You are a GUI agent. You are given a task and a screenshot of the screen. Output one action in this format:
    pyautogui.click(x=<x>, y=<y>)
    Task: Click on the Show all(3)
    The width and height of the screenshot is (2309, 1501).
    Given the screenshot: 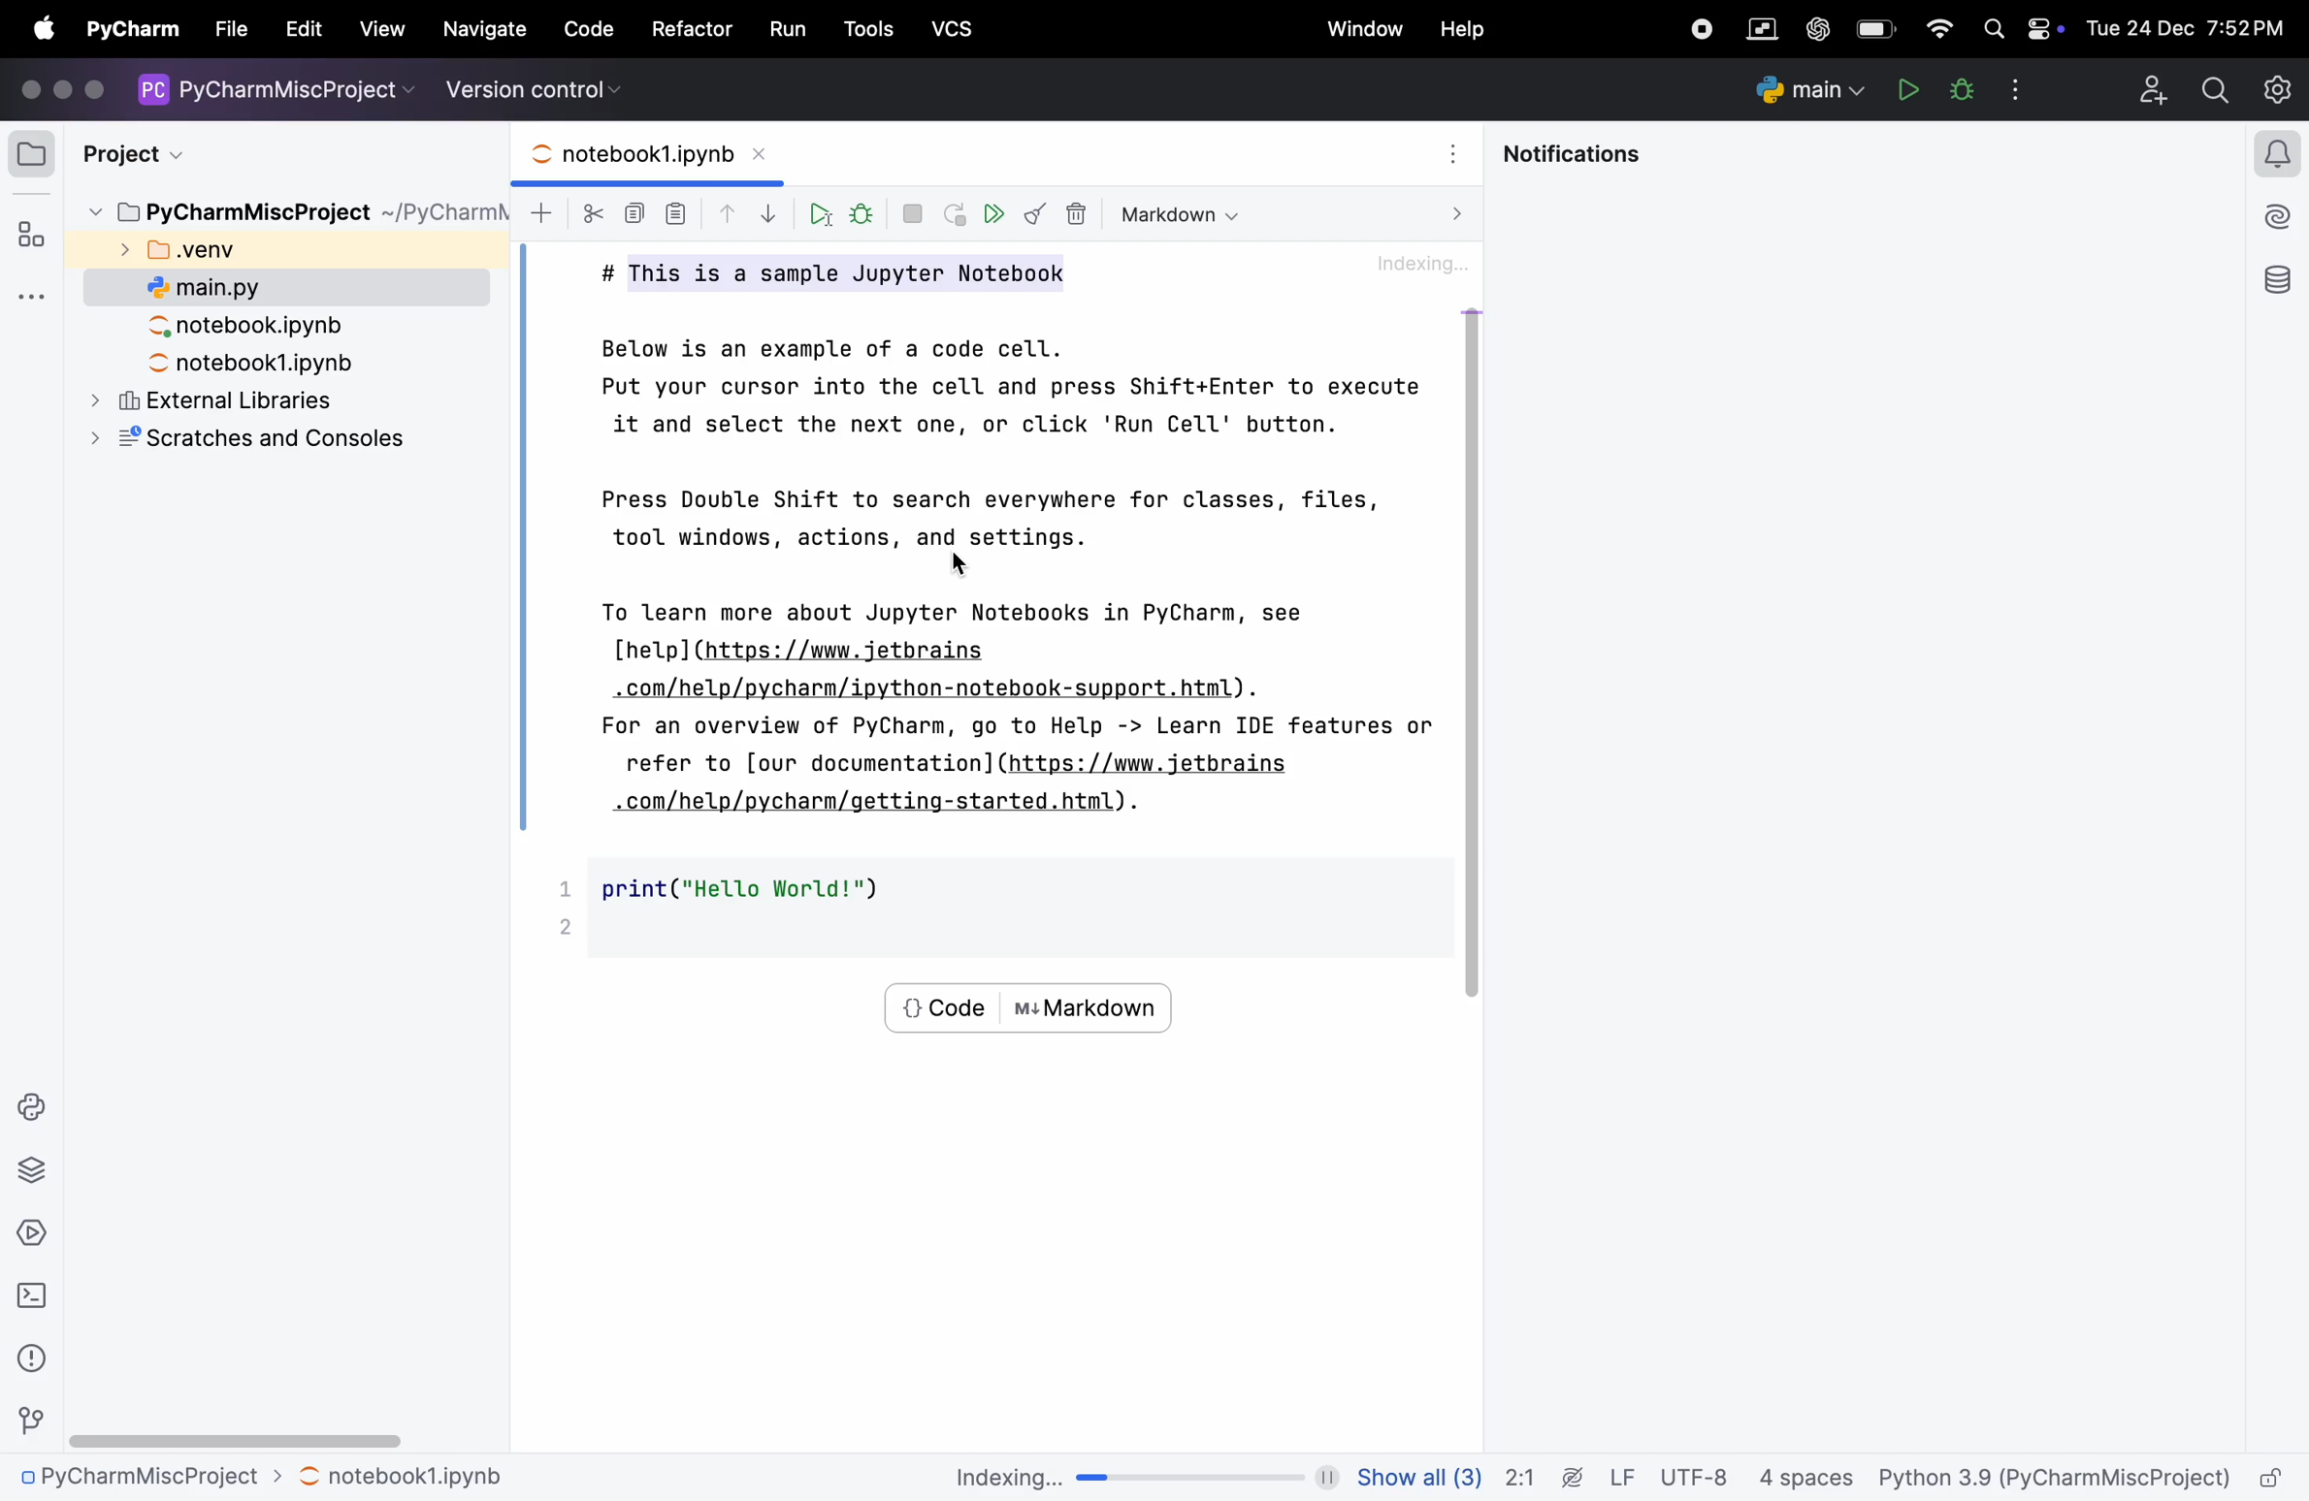 What is the action you would take?
    pyautogui.click(x=1423, y=1477)
    